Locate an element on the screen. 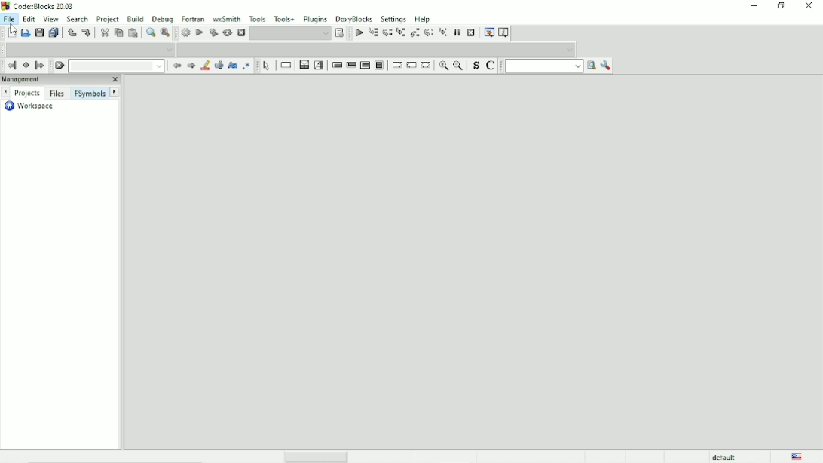 The width and height of the screenshot is (823, 463). Abort is located at coordinates (60, 66).